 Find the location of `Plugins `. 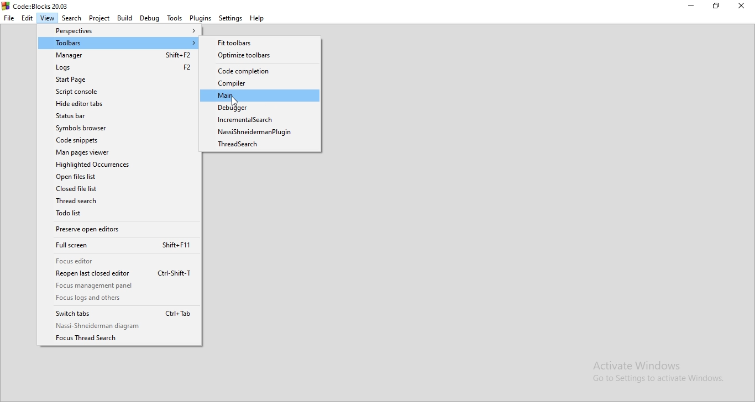

Plugins  is located at coordinates (201, 18).